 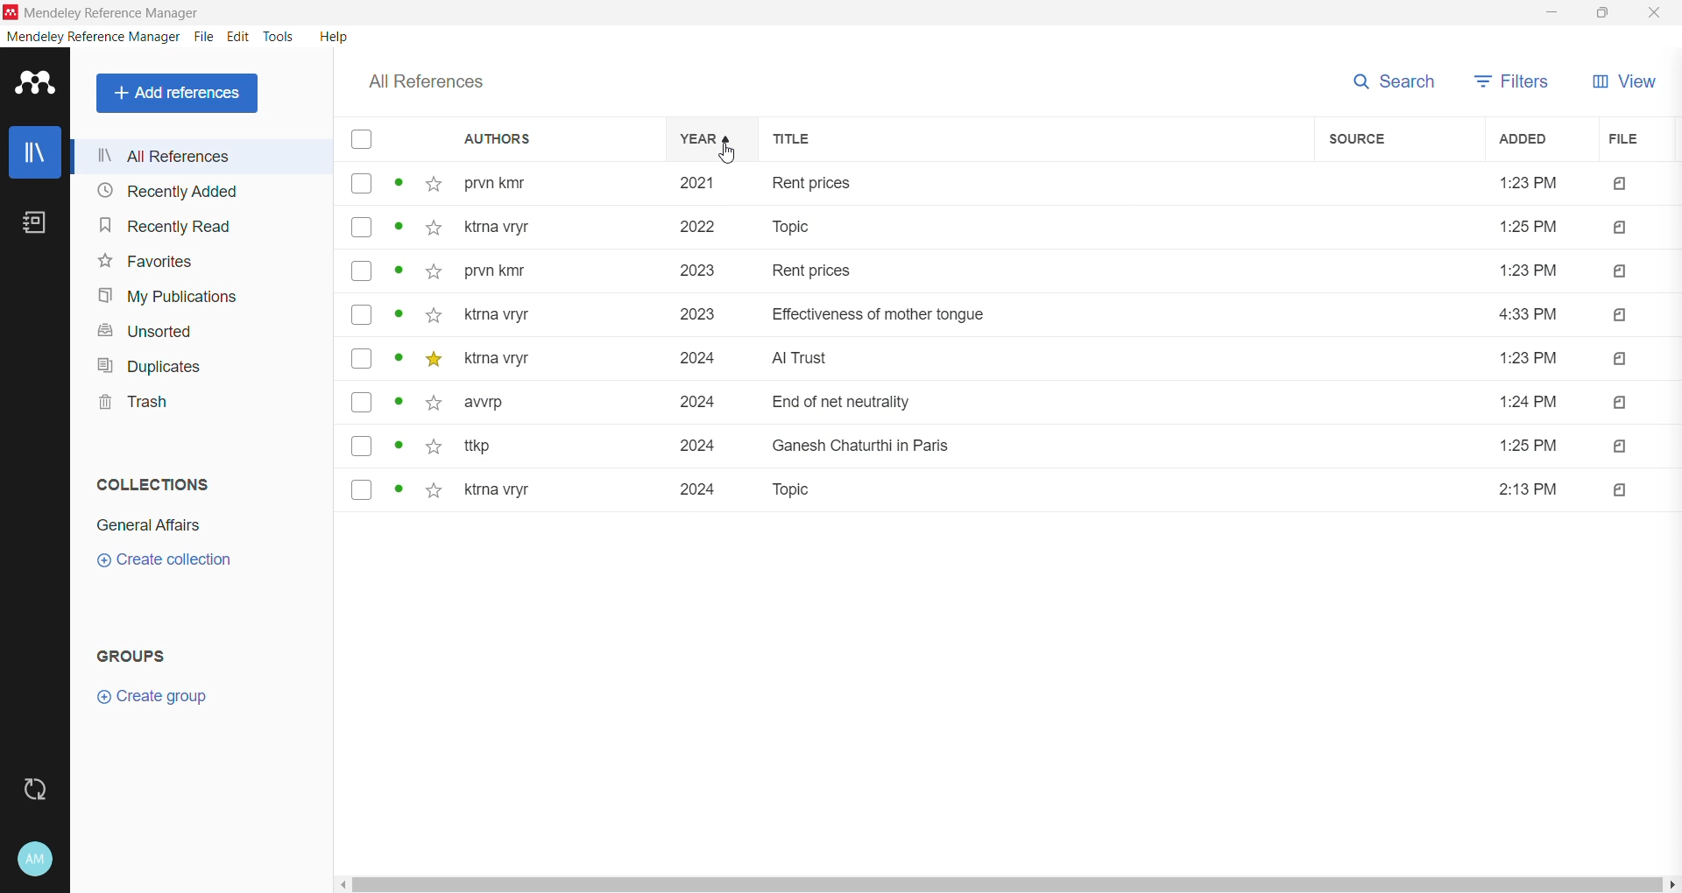 I want to click on File, so click(x=205, y=37).